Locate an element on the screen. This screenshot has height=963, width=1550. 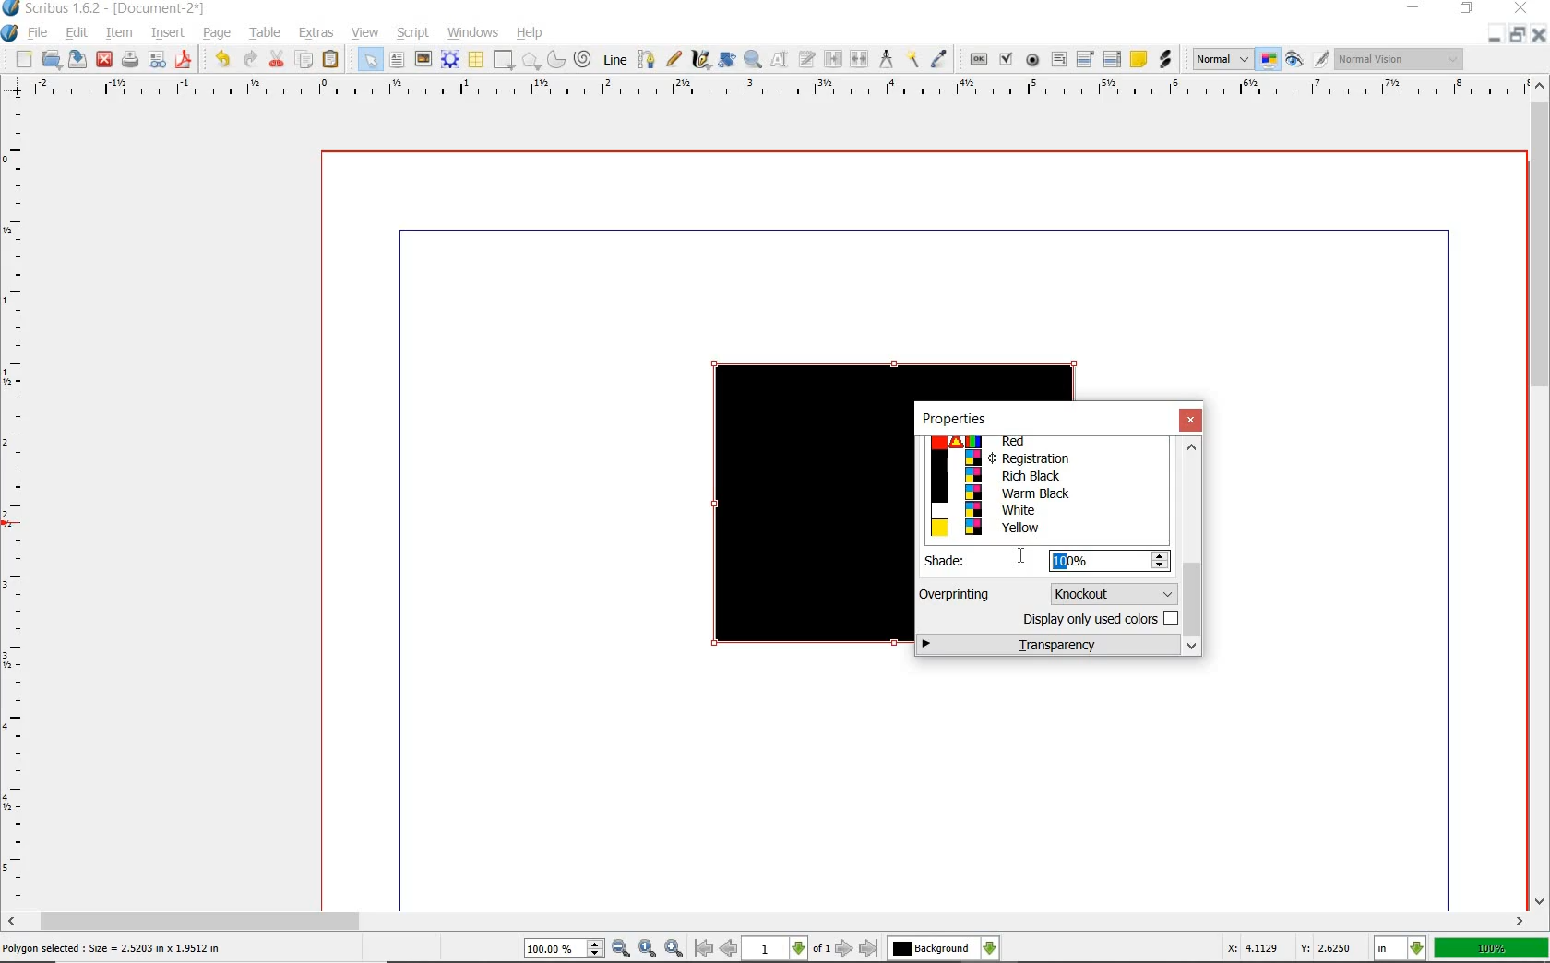
measurement is located at coordinates (888, 61).